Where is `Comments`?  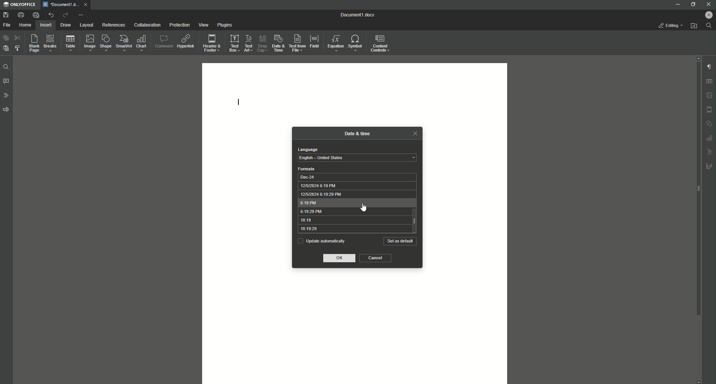
Comments is located at coordinates (6, 81).